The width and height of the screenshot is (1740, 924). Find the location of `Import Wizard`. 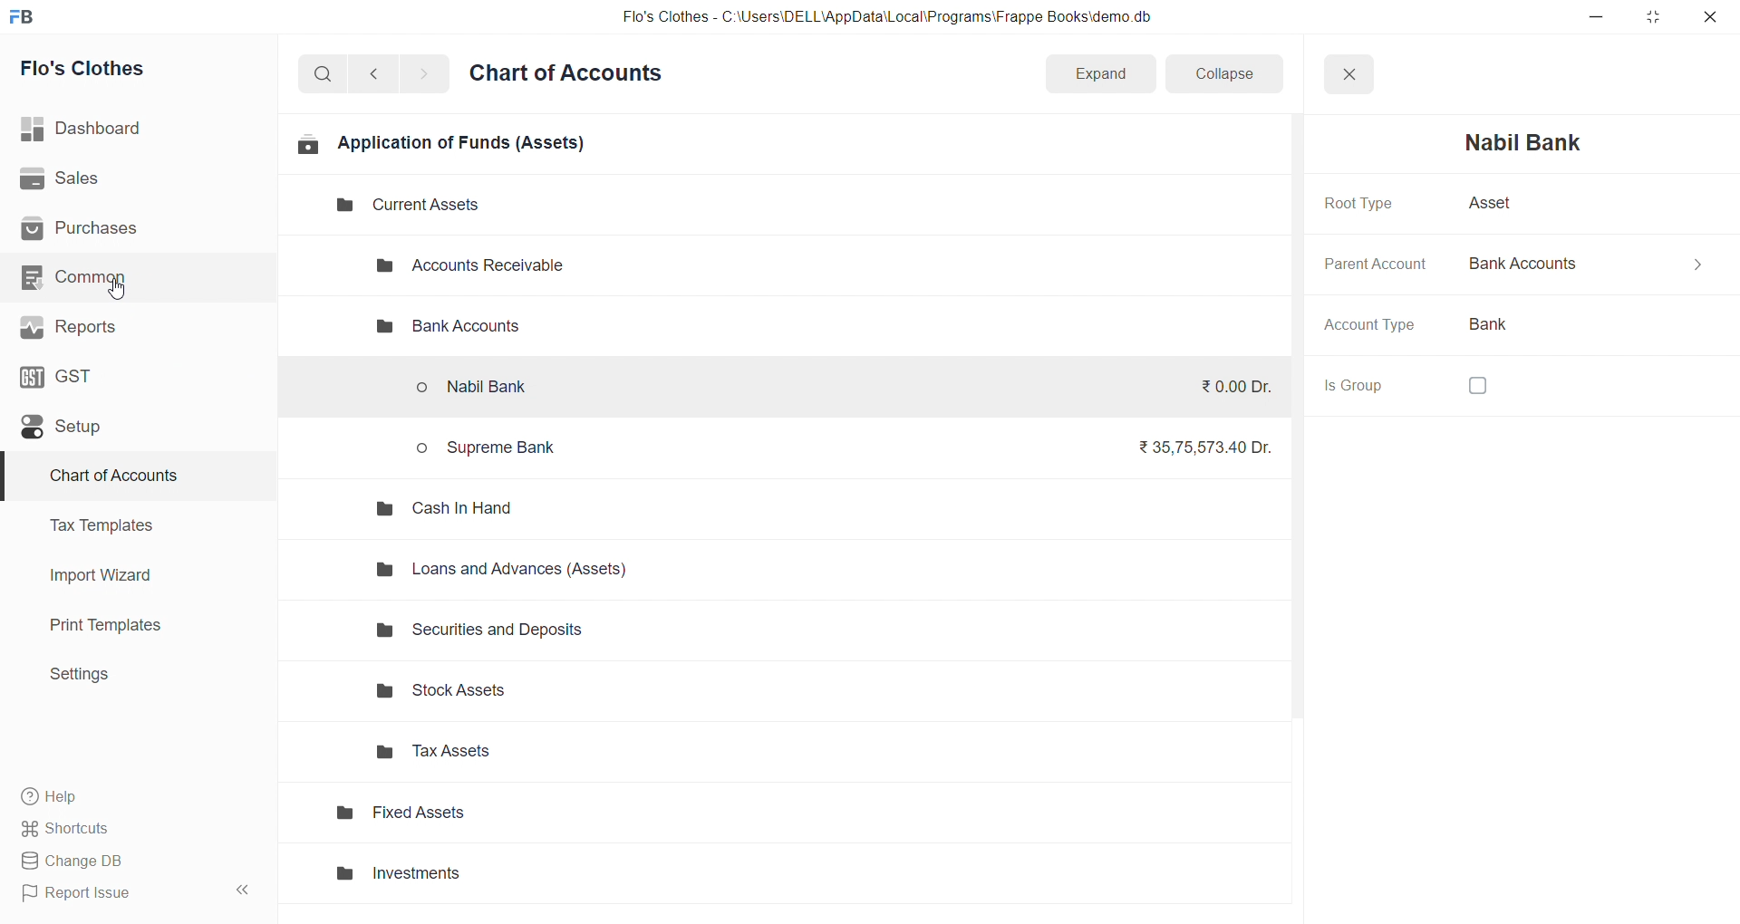

Import Wizard is located at coordinates (129, 575).